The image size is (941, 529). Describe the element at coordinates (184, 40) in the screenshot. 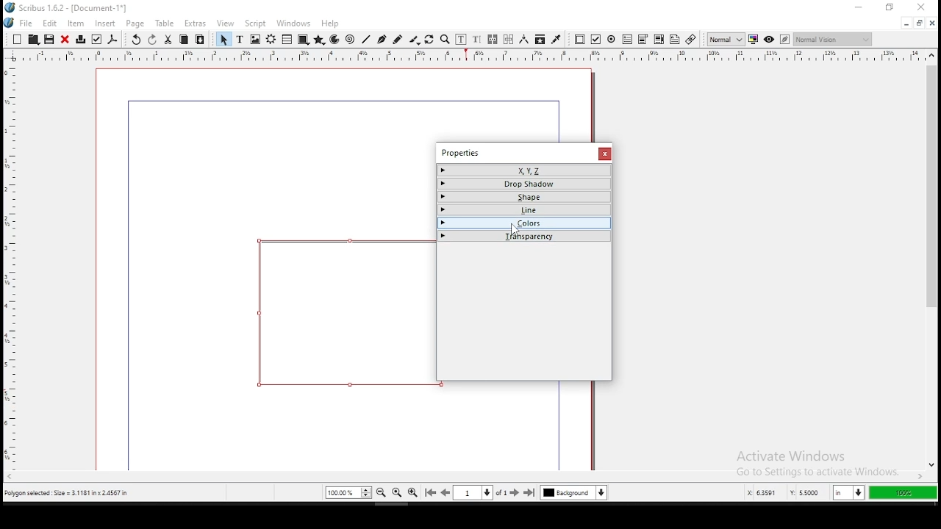

I see `copy` at that location.